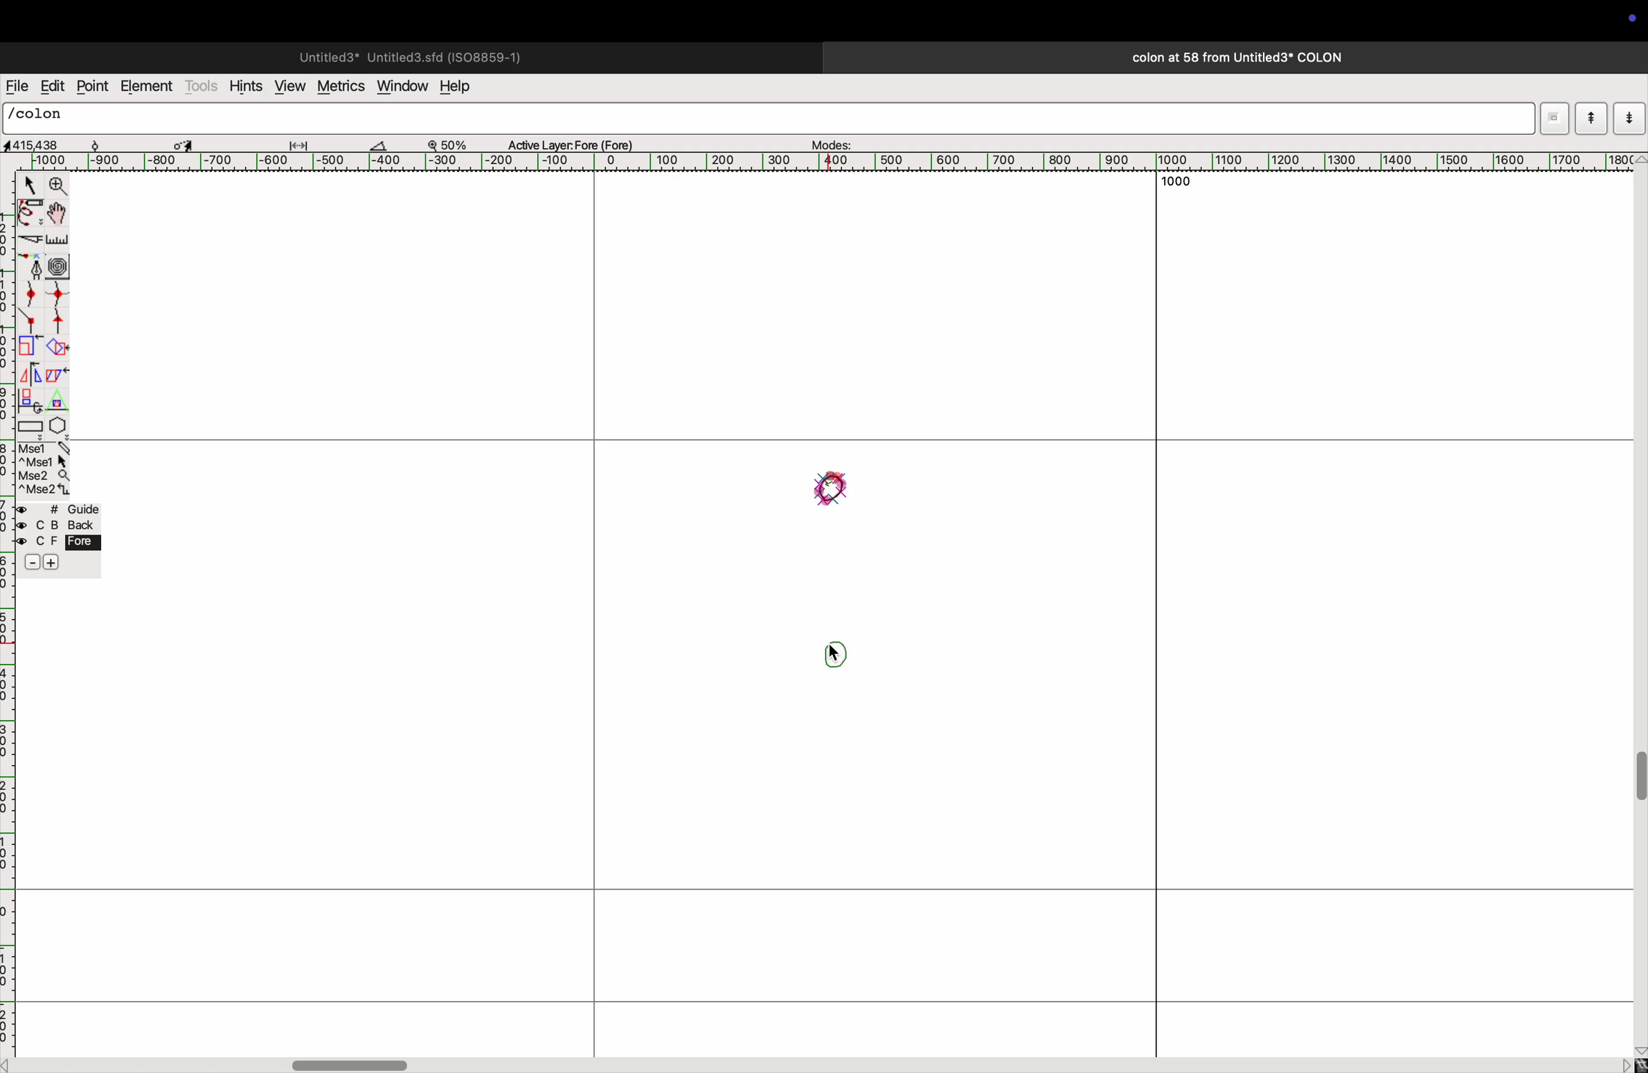 The image size is (1648, 1073). I want to click on untitled page, so click(409, 55).